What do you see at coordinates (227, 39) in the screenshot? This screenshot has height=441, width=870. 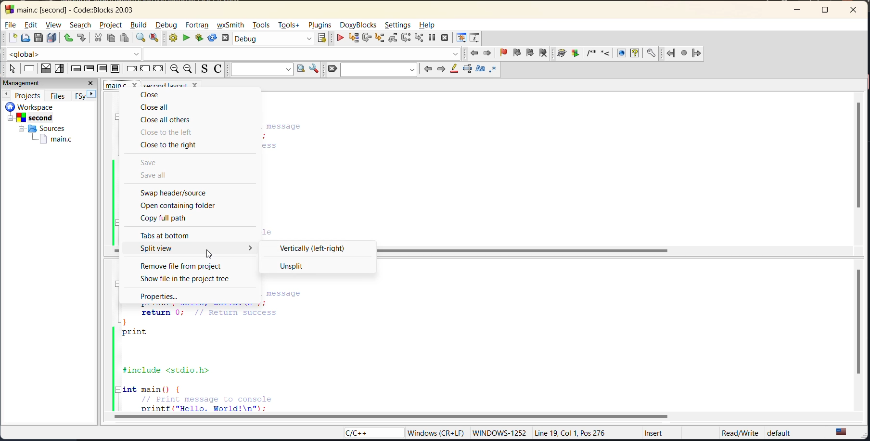 I see `abort` at bounding box center [227, 39].